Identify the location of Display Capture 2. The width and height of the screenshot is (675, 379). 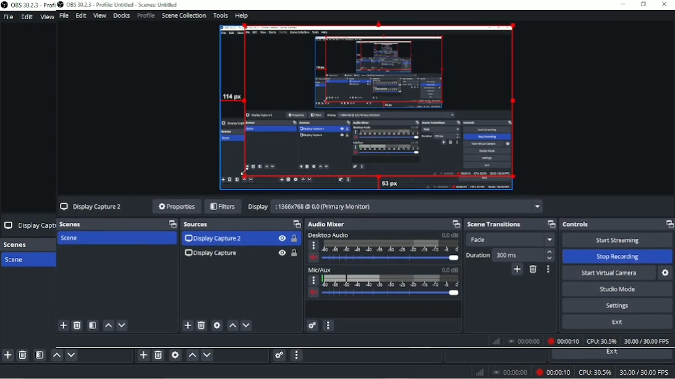
(215, 239).